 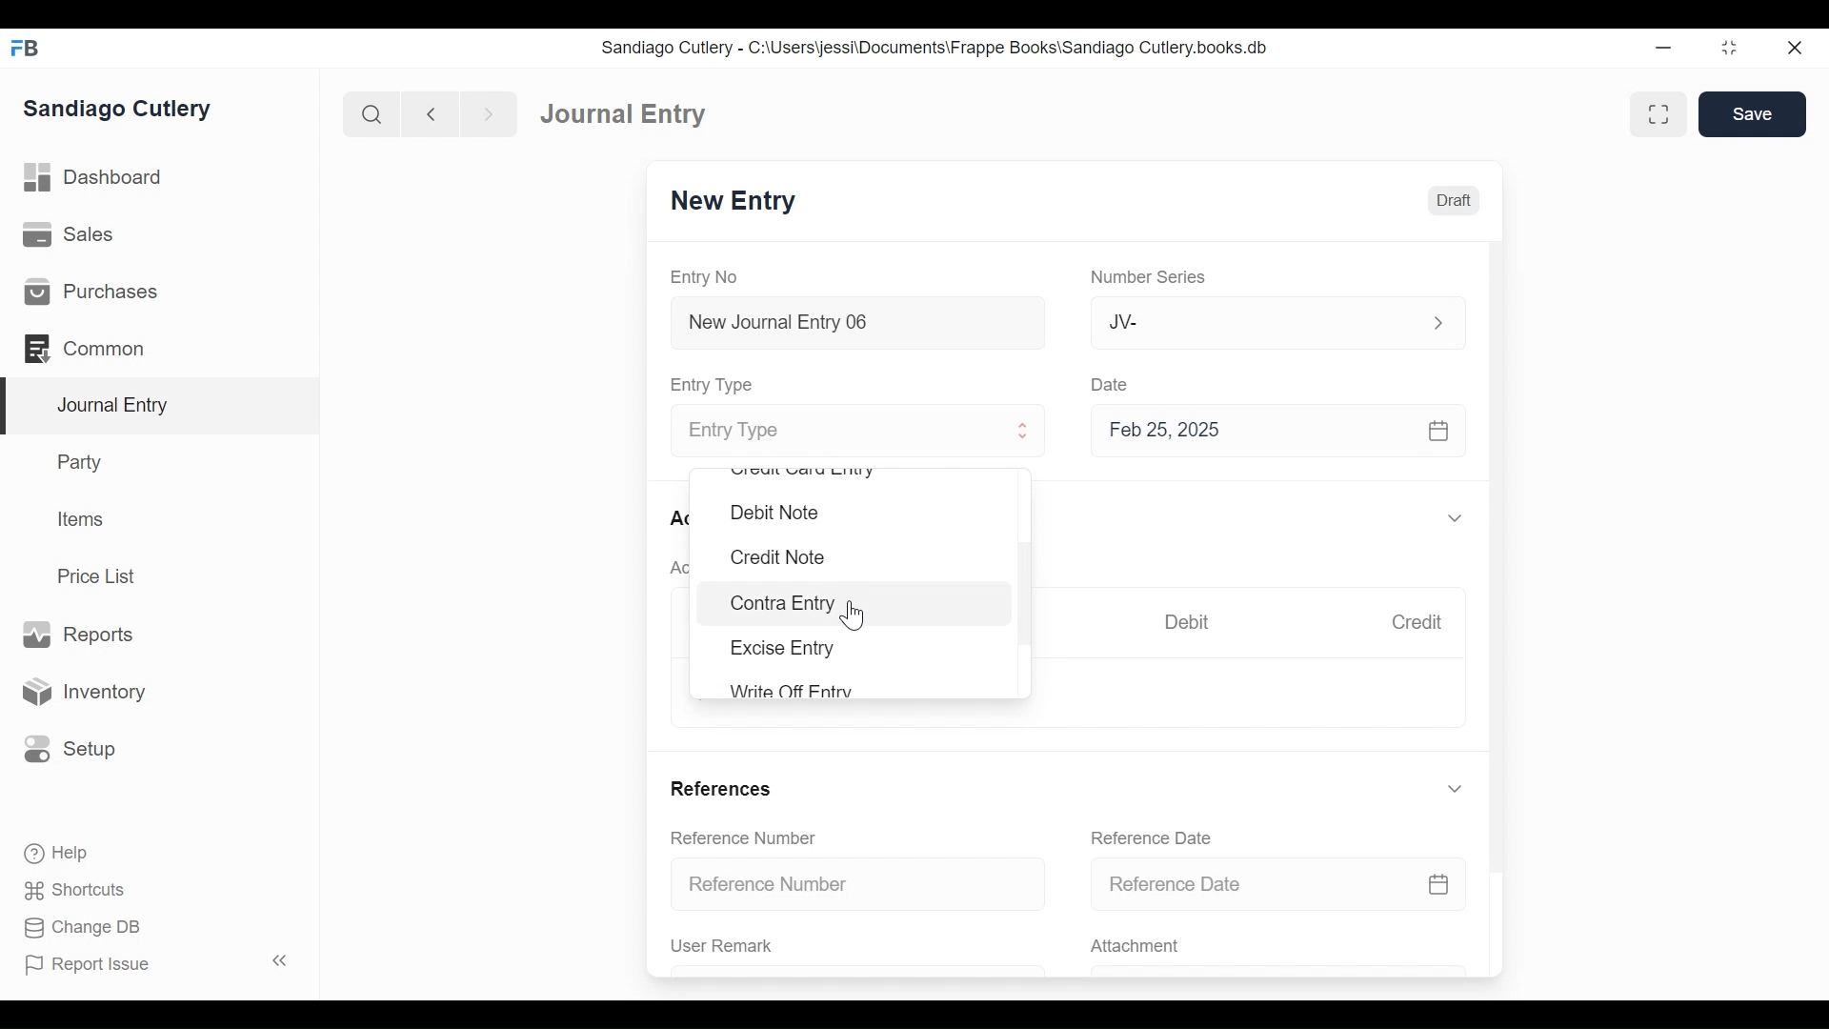 What do you see at coordinates (81, 693) in the screenshot?
I see `Inventory` at bounding box center [81, 693].